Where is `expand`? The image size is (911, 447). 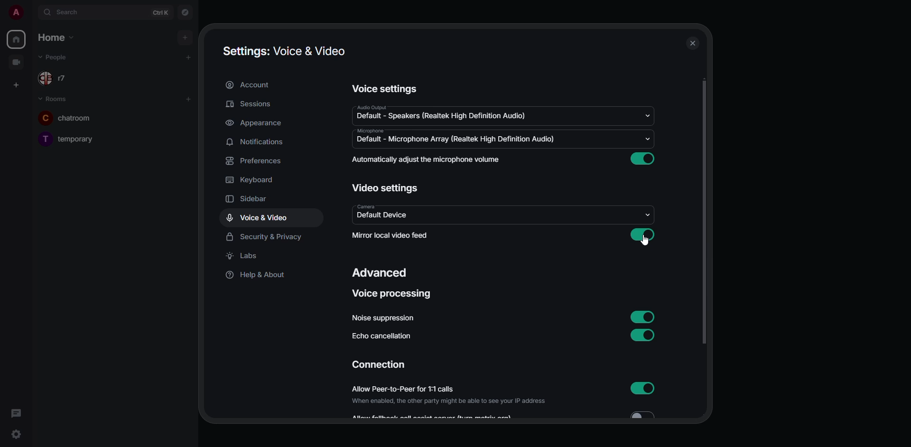
expand is located at coordinates (34, 14).